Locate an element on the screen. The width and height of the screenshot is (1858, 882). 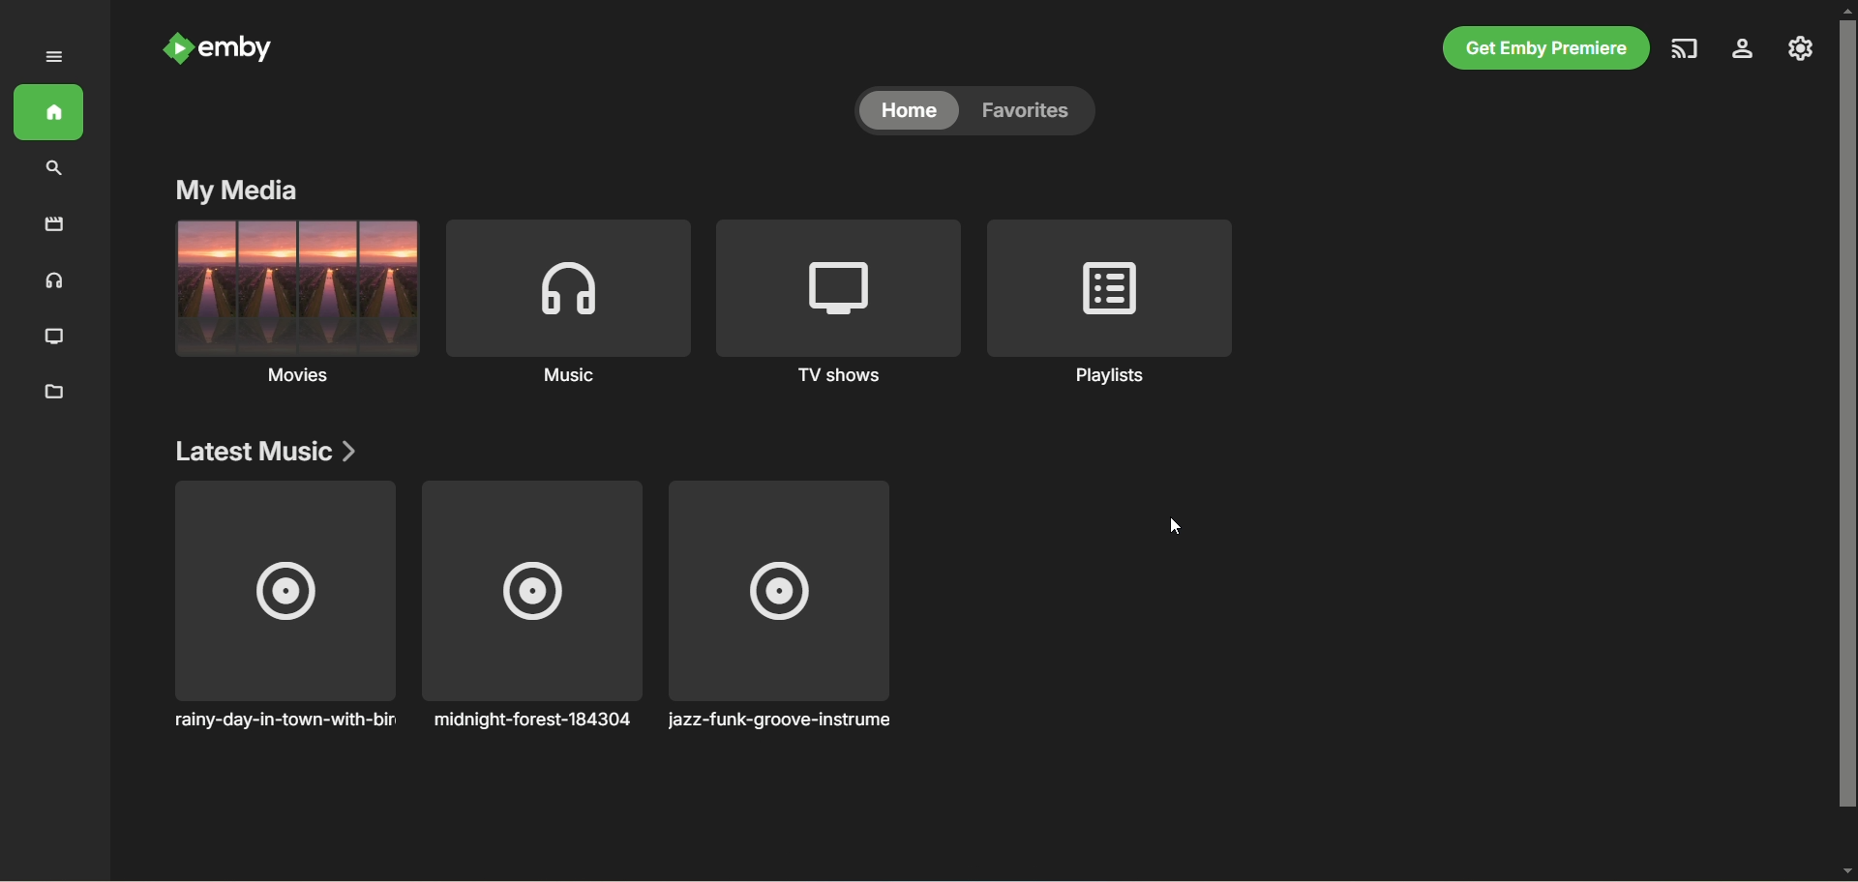
music album is located at coordinates (780, 605).